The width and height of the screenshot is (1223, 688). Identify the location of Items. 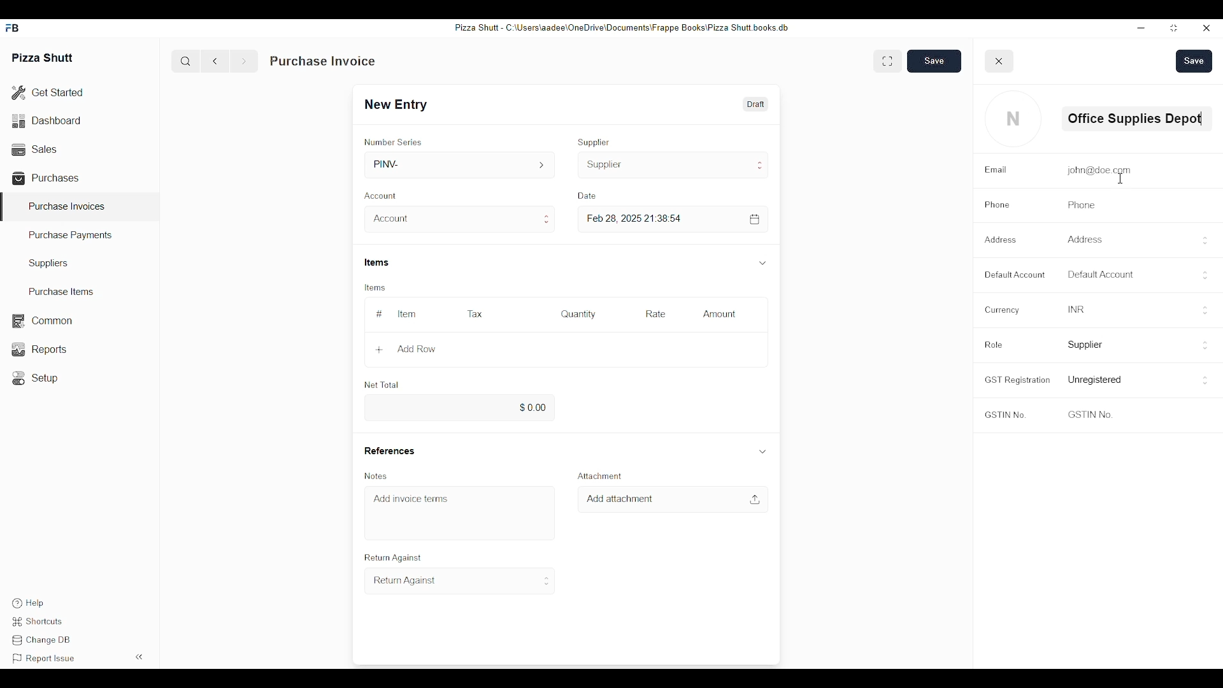
(378, 262).